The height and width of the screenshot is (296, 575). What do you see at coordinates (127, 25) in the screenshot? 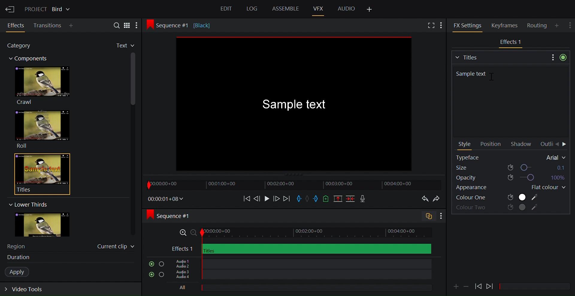
I see `Toggle between list and tile view` at bounding box center [127, 25].